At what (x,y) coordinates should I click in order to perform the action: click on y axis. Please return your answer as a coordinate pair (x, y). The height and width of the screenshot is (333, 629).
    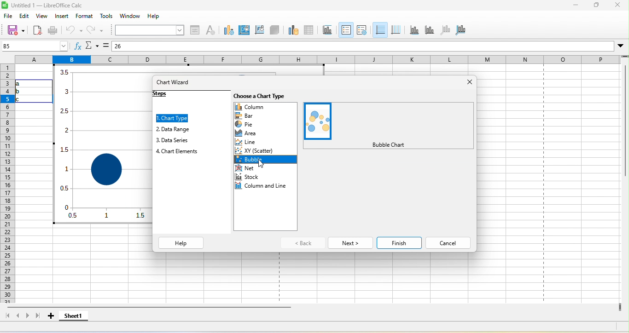
    Looking at the image, I should click on (427, 30).